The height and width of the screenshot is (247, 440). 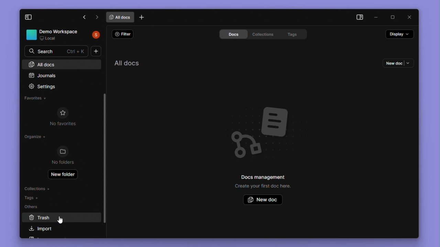 I want to click on Tags, so click(x=294, y=34).